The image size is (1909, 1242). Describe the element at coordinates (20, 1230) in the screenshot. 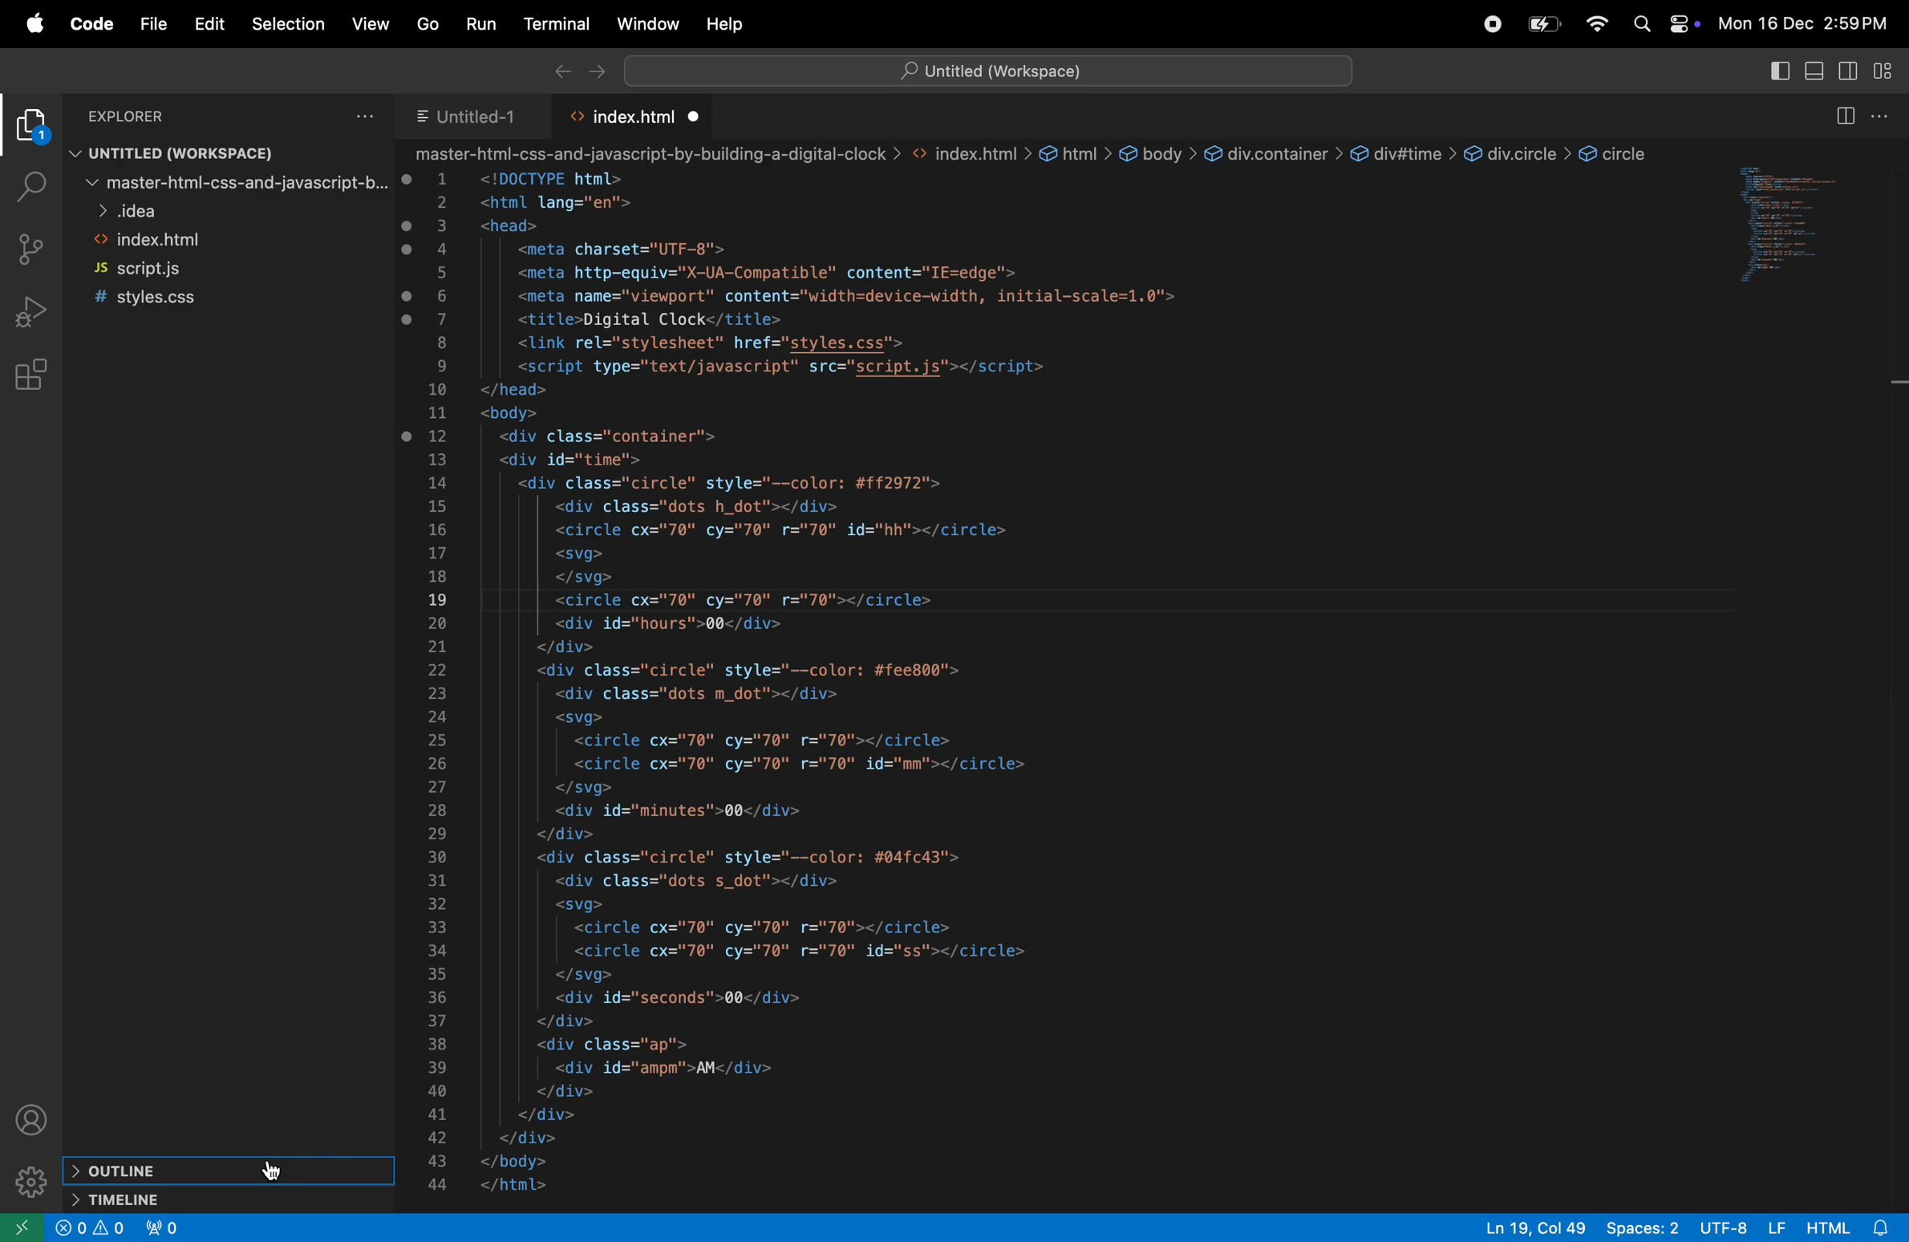

I see `open remote window` at that location.